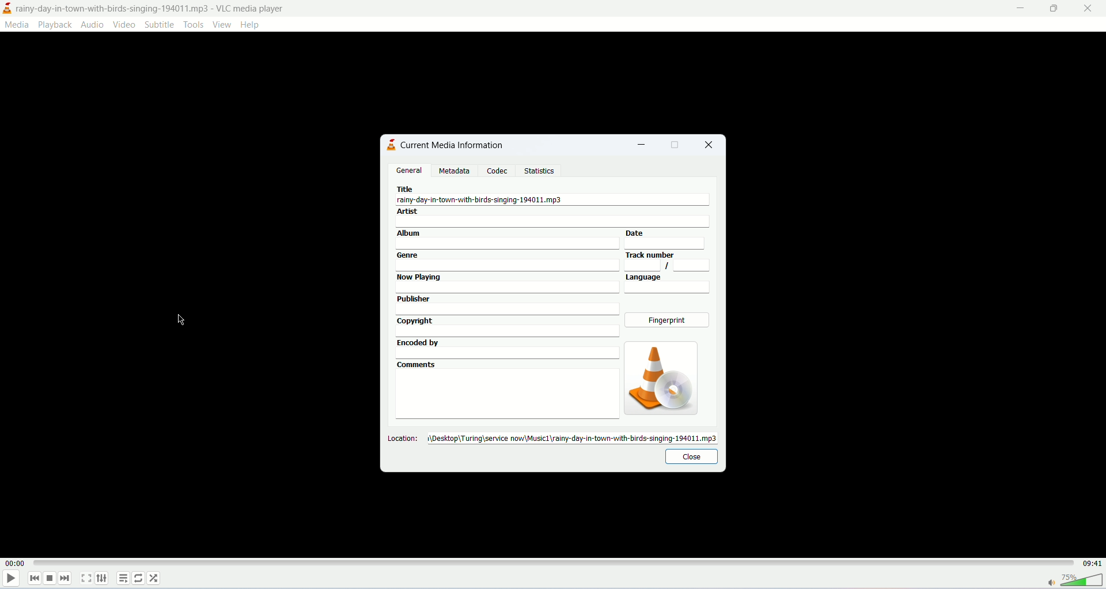 This screenshot has width=1106, height=589. What do you see at coordinates (509, 262) in the screenshot?
I see `genre` at bounding box center [509, 262].